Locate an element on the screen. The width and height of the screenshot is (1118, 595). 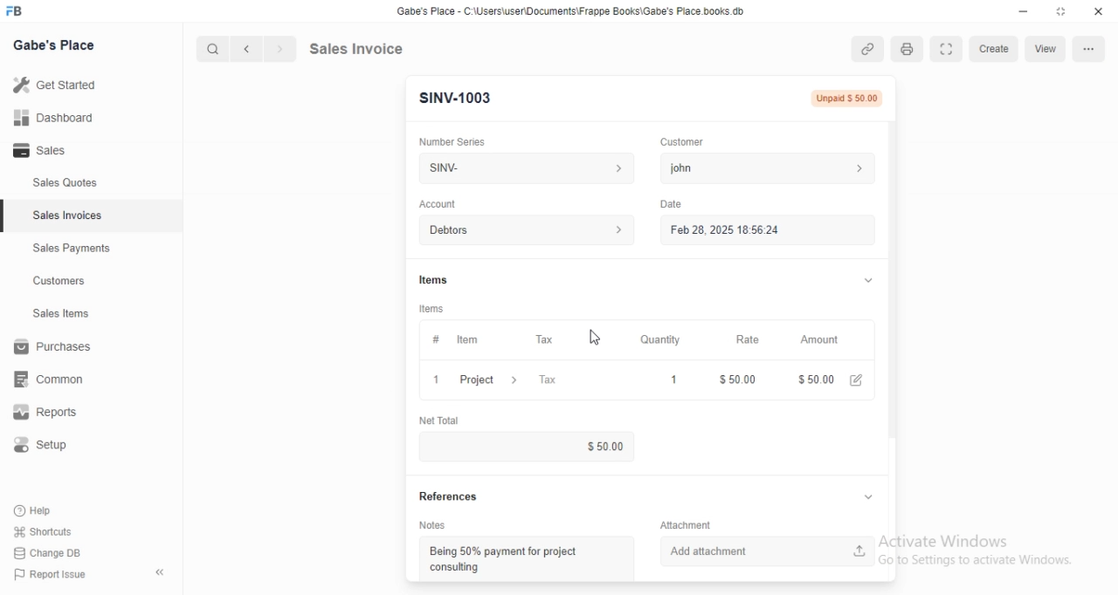
common is located at coordinates (54, 379).